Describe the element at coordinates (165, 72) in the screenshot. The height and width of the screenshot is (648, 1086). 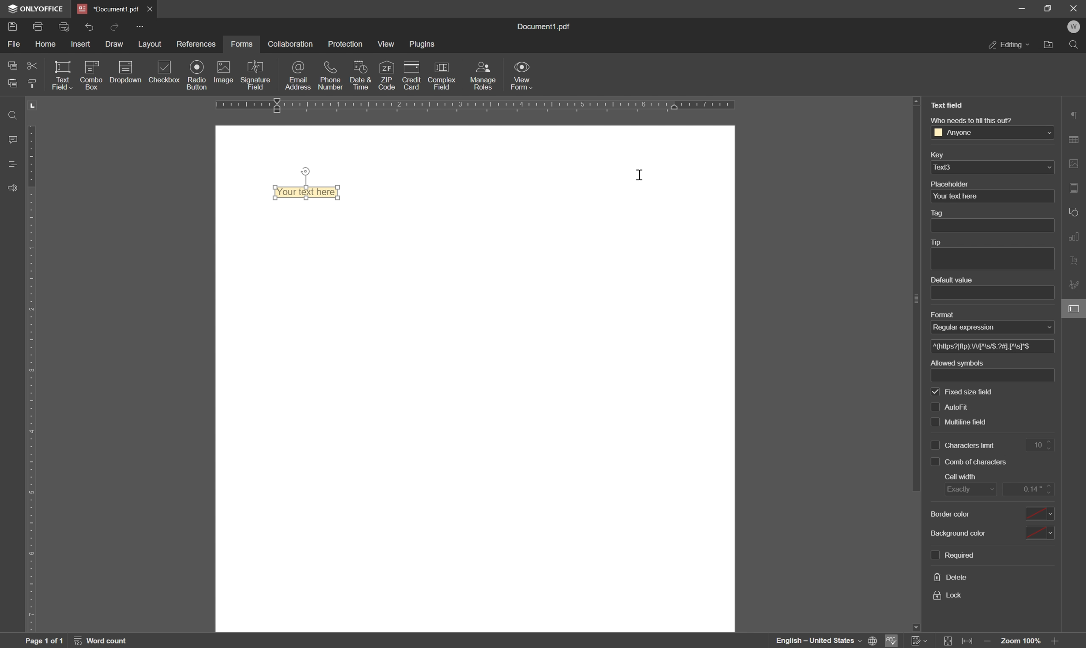
I see `checkbox` at that location.